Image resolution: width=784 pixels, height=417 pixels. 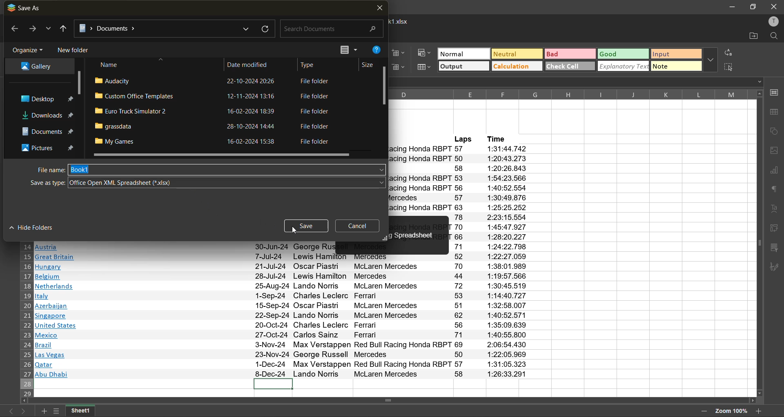 What do you see at coordinates (517, 53) in the screenshot?
I see `neutral` at bounding box center [517, 53].